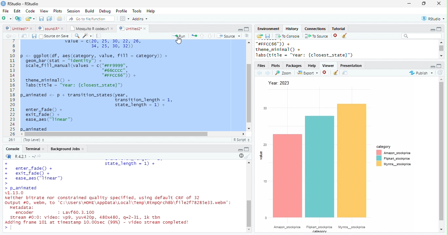  I want to click on rerun, so click(194, 36).